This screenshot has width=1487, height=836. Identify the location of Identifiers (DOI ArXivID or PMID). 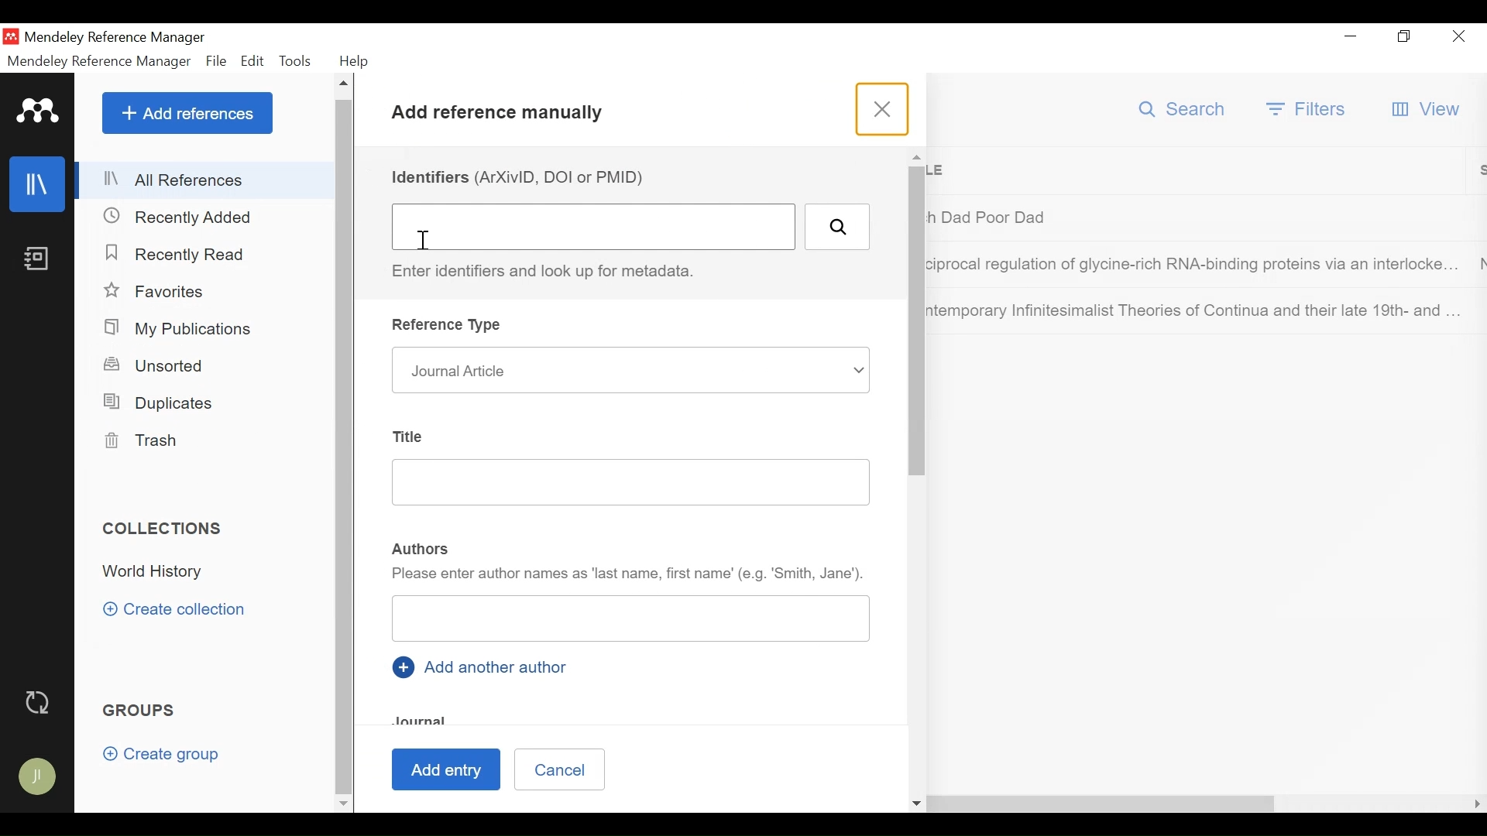
(523, 177).